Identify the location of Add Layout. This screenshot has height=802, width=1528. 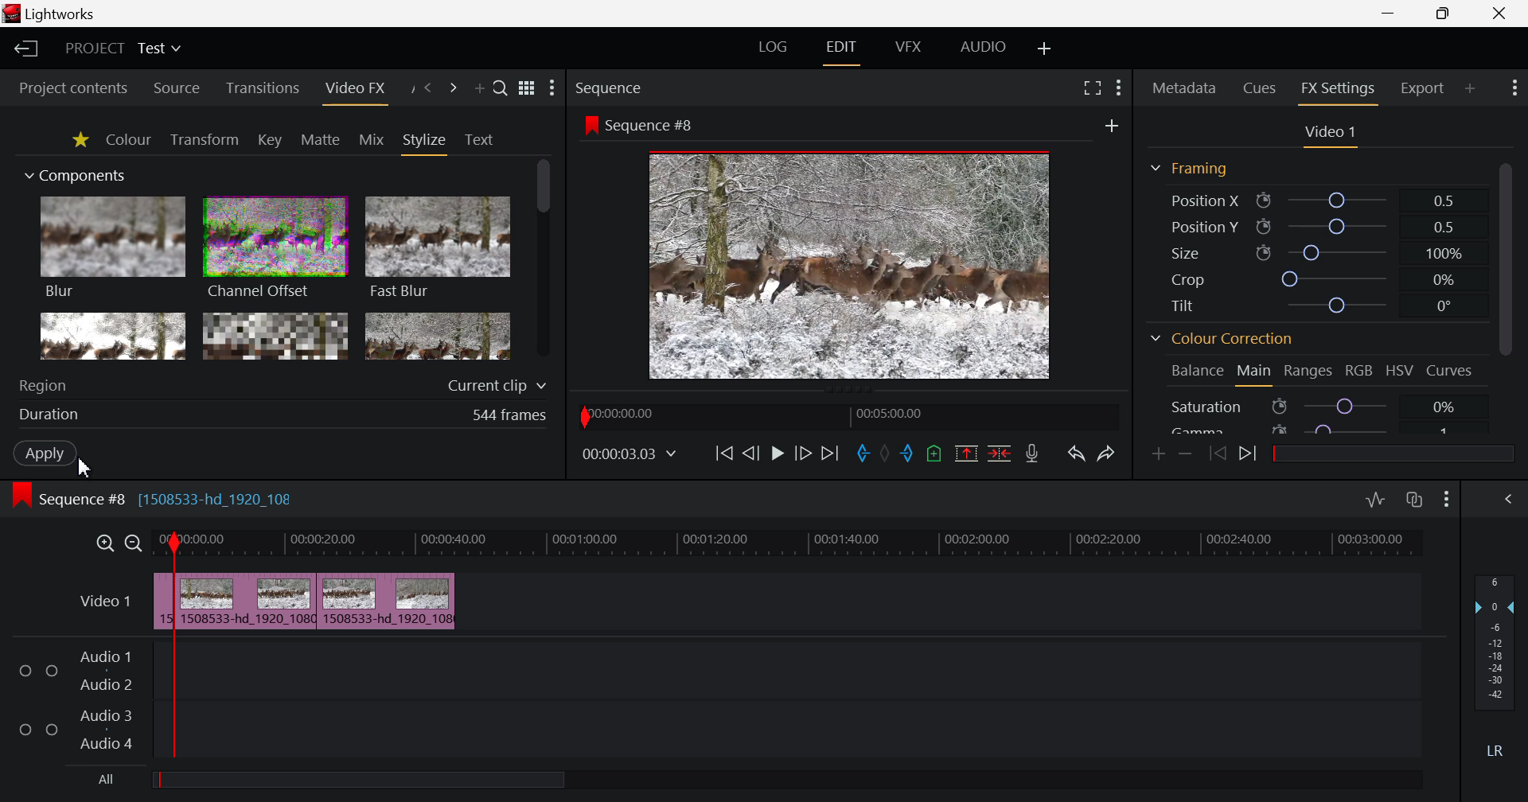
(1043, 49).